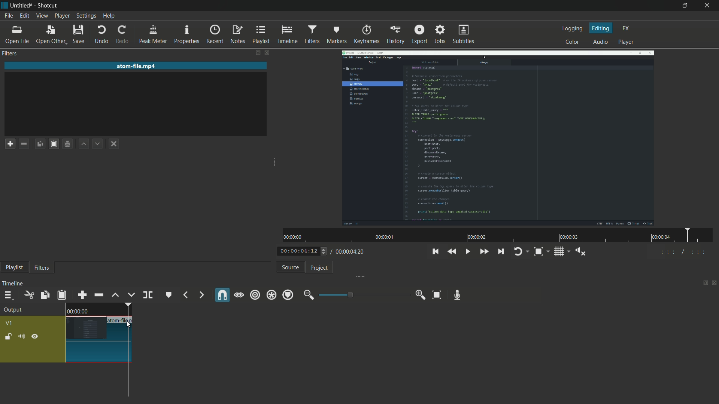 Image resolution: width=719 pixels, height=404 pixels. Describe the element at coordinates (114, 144) in the screenshot. I see `deselect the filter` at that location.